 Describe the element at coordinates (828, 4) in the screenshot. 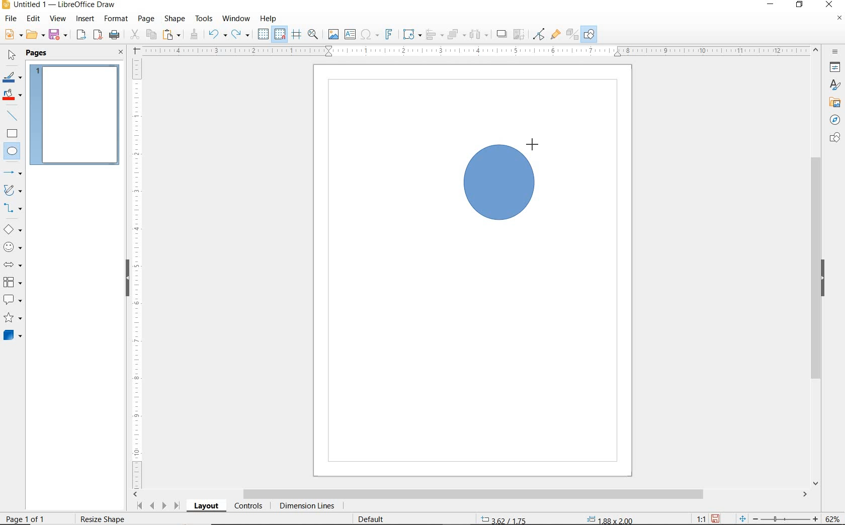

I see `CLOSE` at that location.